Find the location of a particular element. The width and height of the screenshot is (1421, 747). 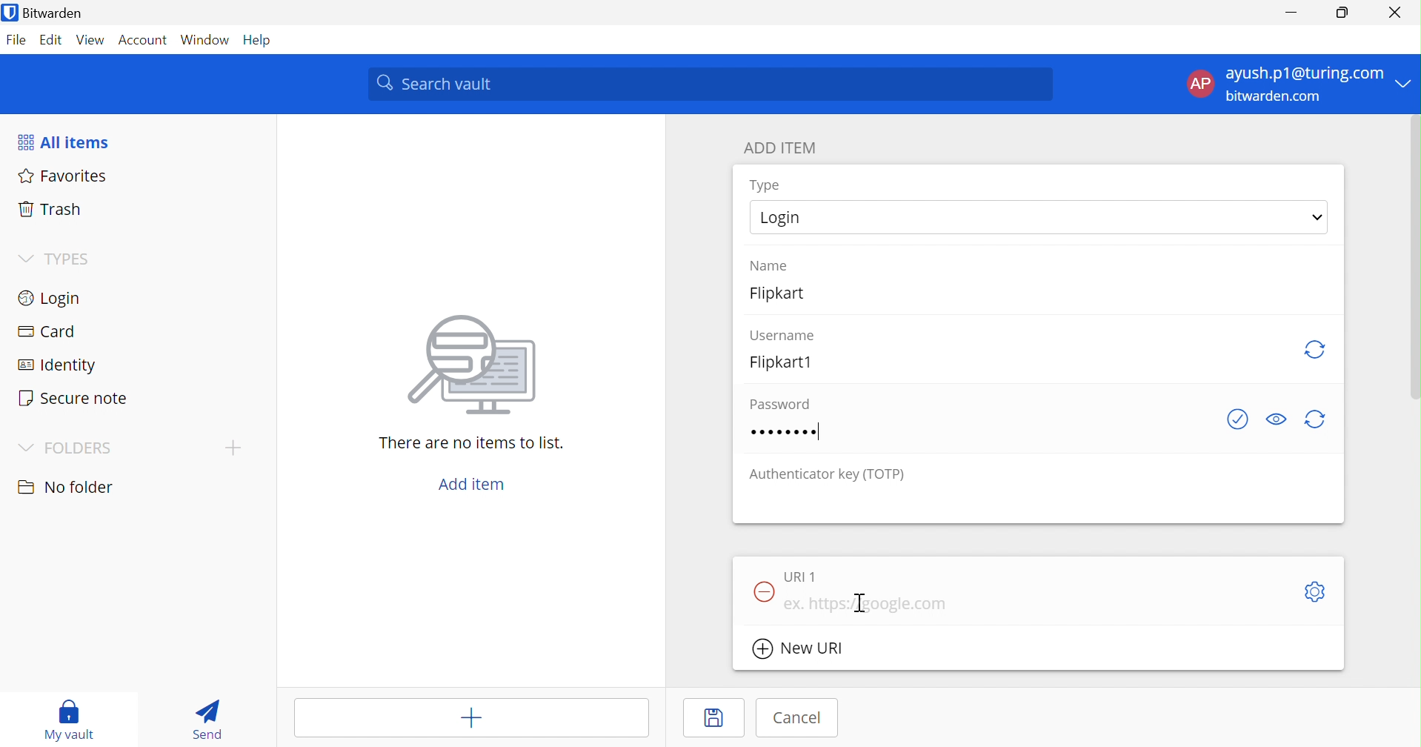

Flipkart is located at coordinates (787, 298).